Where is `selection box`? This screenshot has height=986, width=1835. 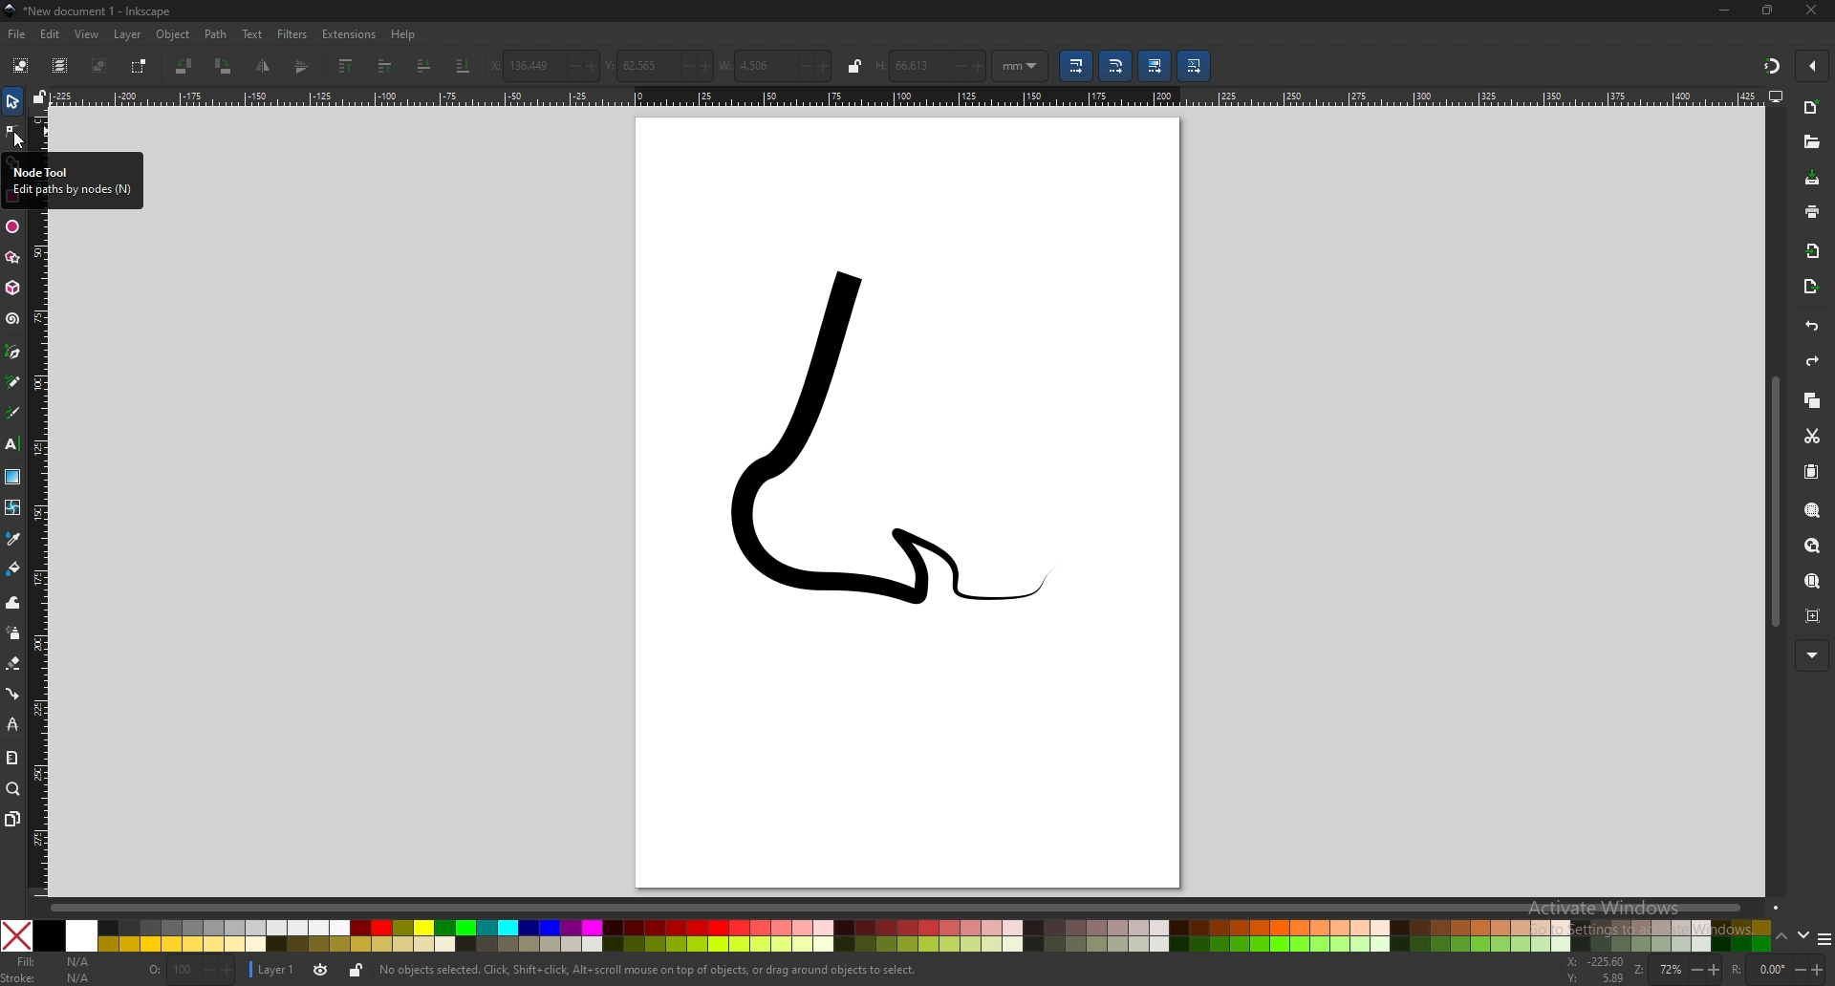
selection box is located at coordinates (140, 66).